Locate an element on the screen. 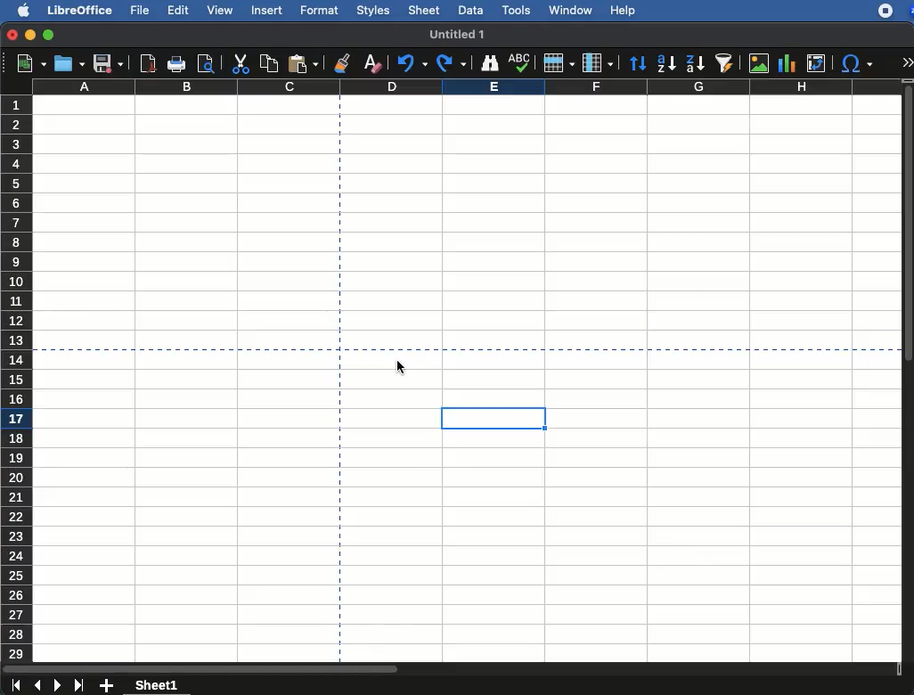 The width and height of the screenshot is (914, 695). cursor is located at coordinates (401, 369).